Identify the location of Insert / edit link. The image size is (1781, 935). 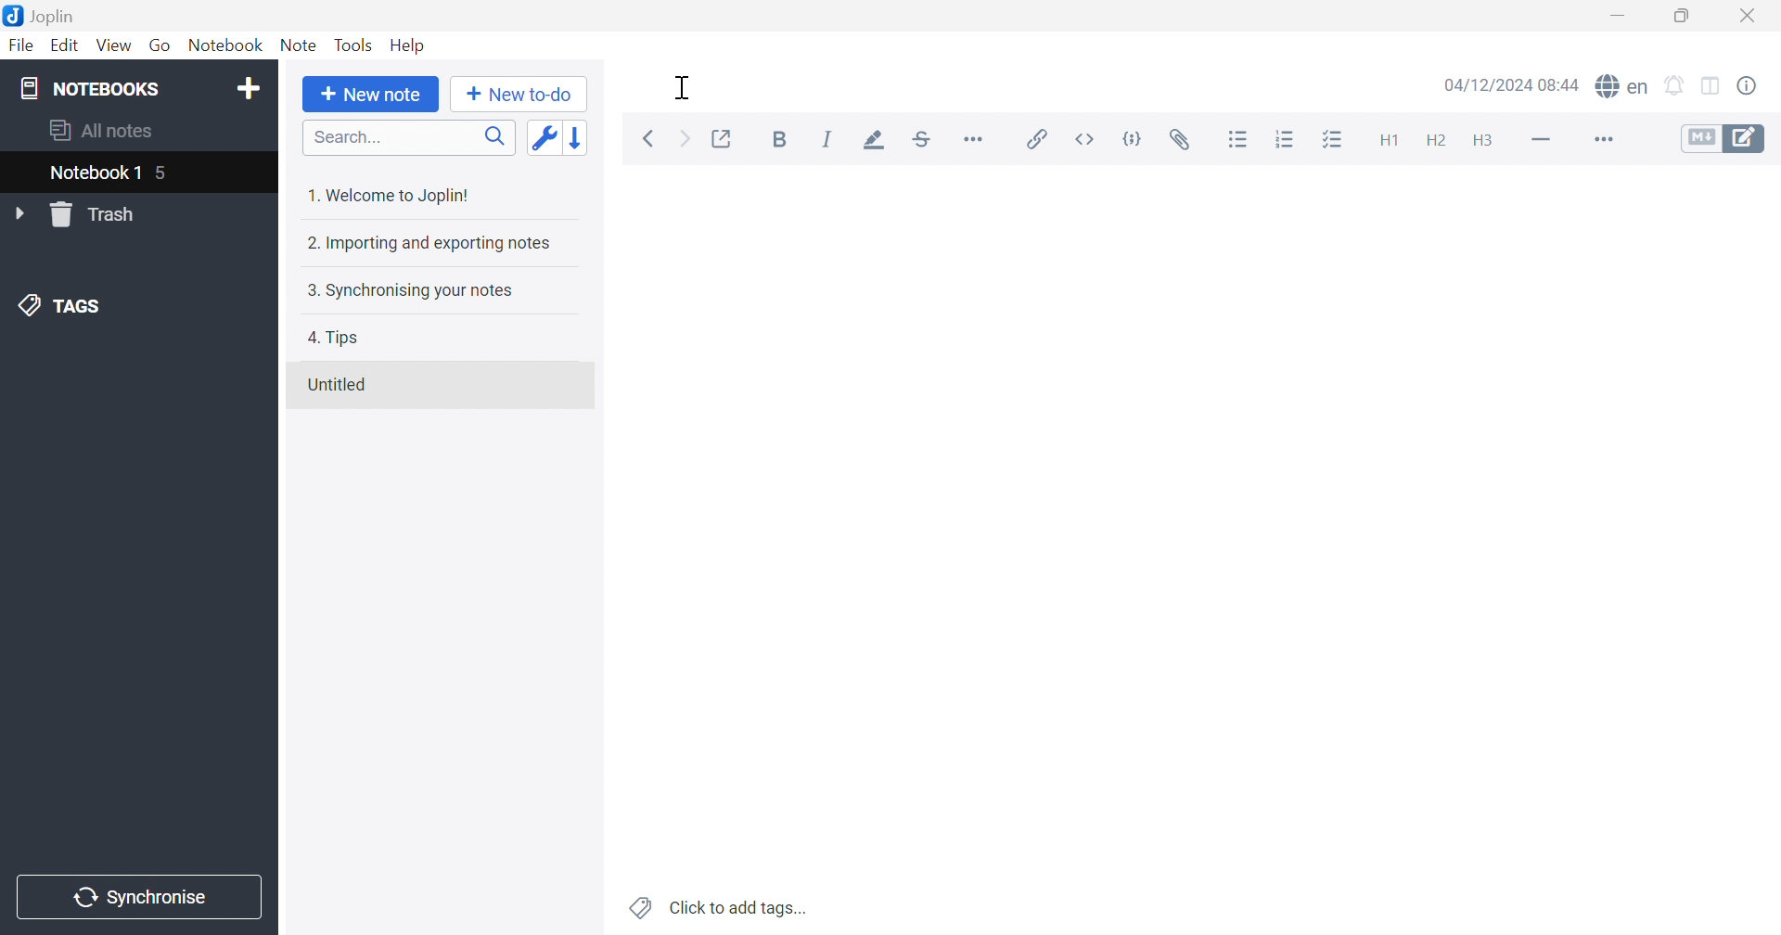
(1034, 135).